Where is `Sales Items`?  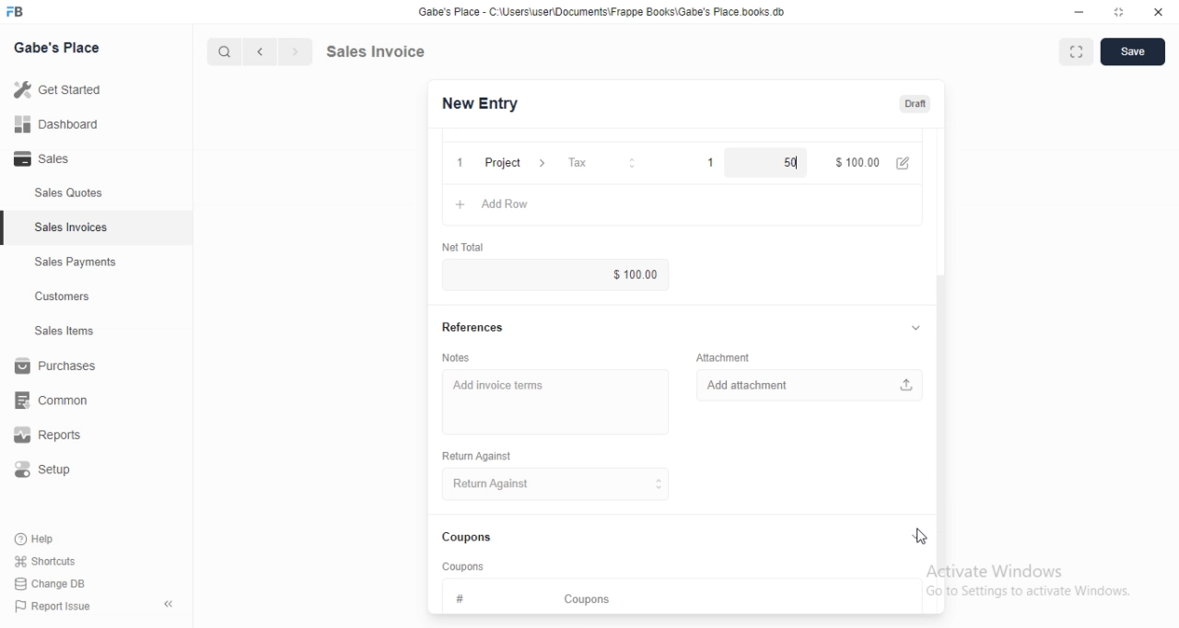
Sales Items is located at coordinates (56, 331).